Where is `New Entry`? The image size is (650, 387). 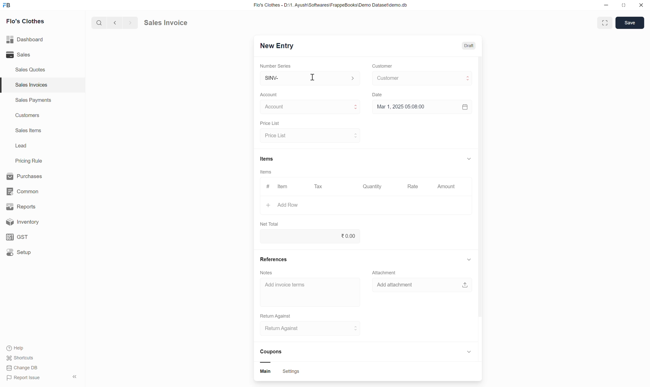 New Entry is located at coordinates (281, 46).